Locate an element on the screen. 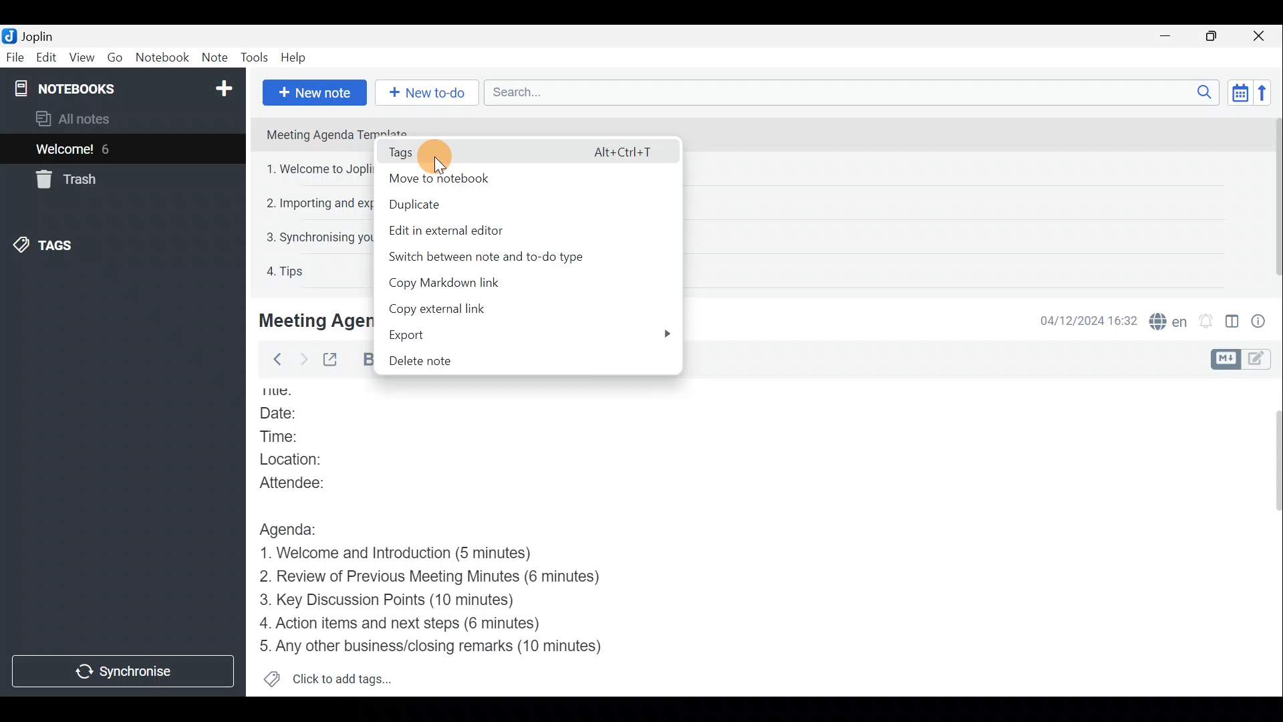 The height and width of the screenshot is (722, 1283). Toggle editors is located at coordinates (1224, 360).